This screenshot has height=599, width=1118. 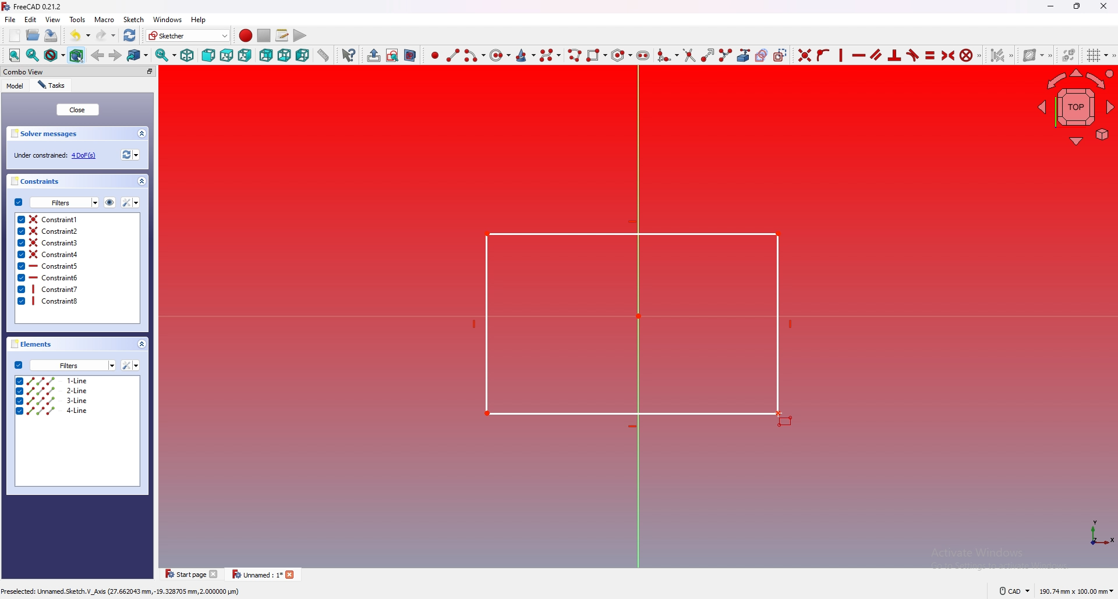 What do you see at coordinates (780, 55) in the screenshot?
I see `toggle construction geometry` at bounding box center [780, 55].